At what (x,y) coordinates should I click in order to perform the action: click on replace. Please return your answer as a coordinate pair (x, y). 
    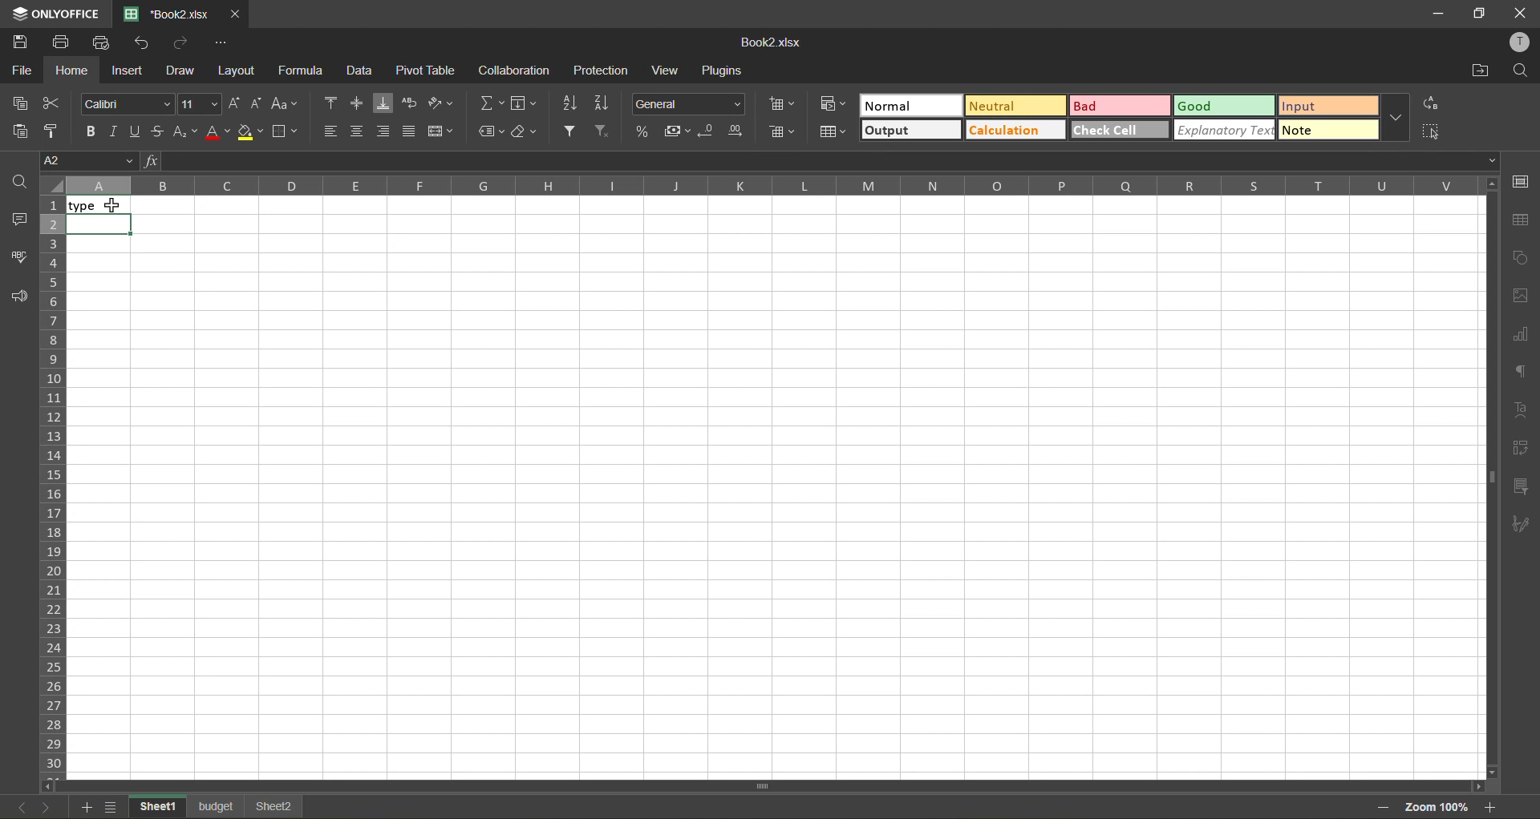
    Looking at the image, I should click on (1433, 105).